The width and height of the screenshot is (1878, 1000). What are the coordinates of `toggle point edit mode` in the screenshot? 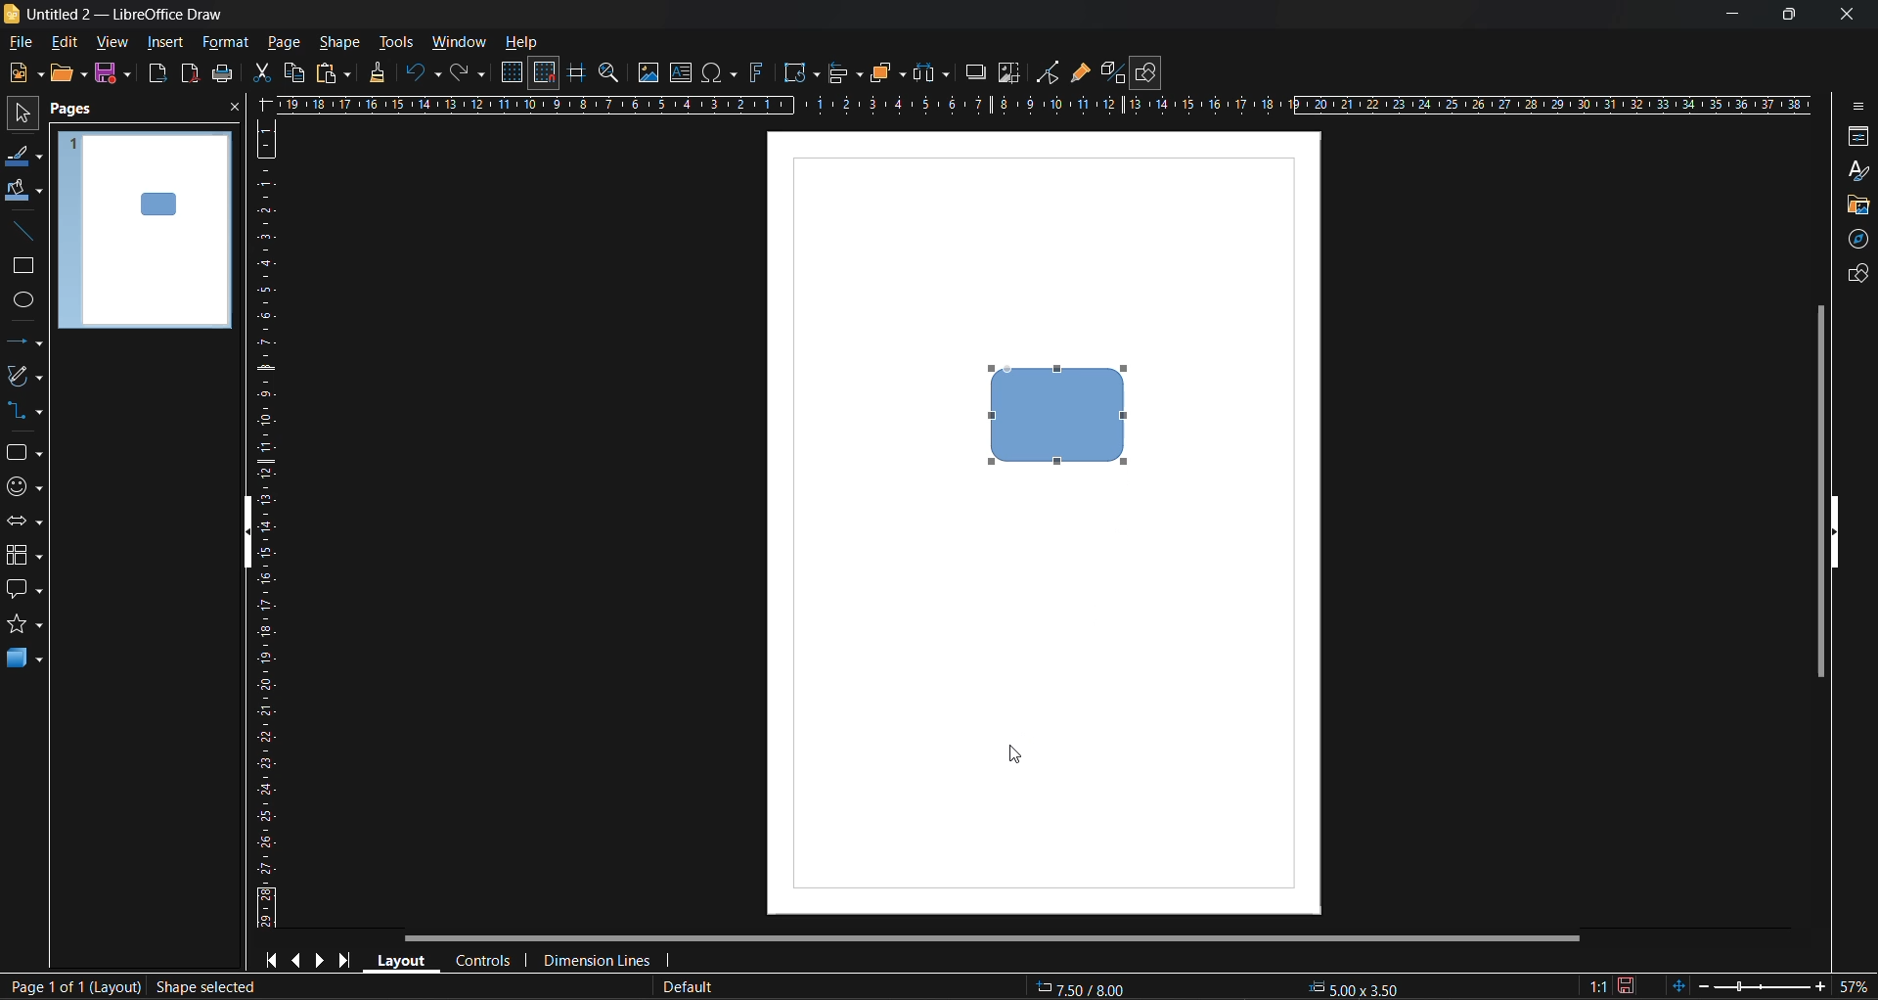 It's located at (1051, 73).